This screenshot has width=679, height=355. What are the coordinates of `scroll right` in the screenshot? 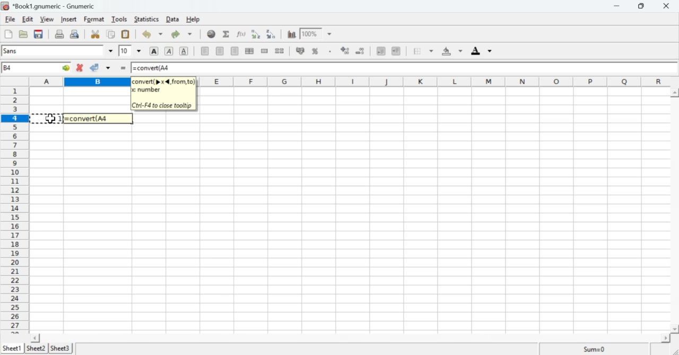 It's located at (666, 338).